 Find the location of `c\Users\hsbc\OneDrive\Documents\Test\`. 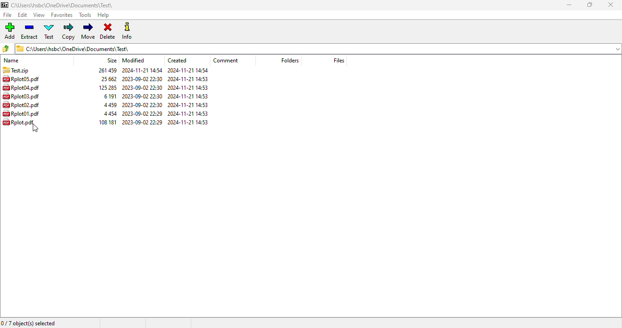

c\Users\hsbc\OneDrive\Documents\Test\ is located at coordinates (64, 5).